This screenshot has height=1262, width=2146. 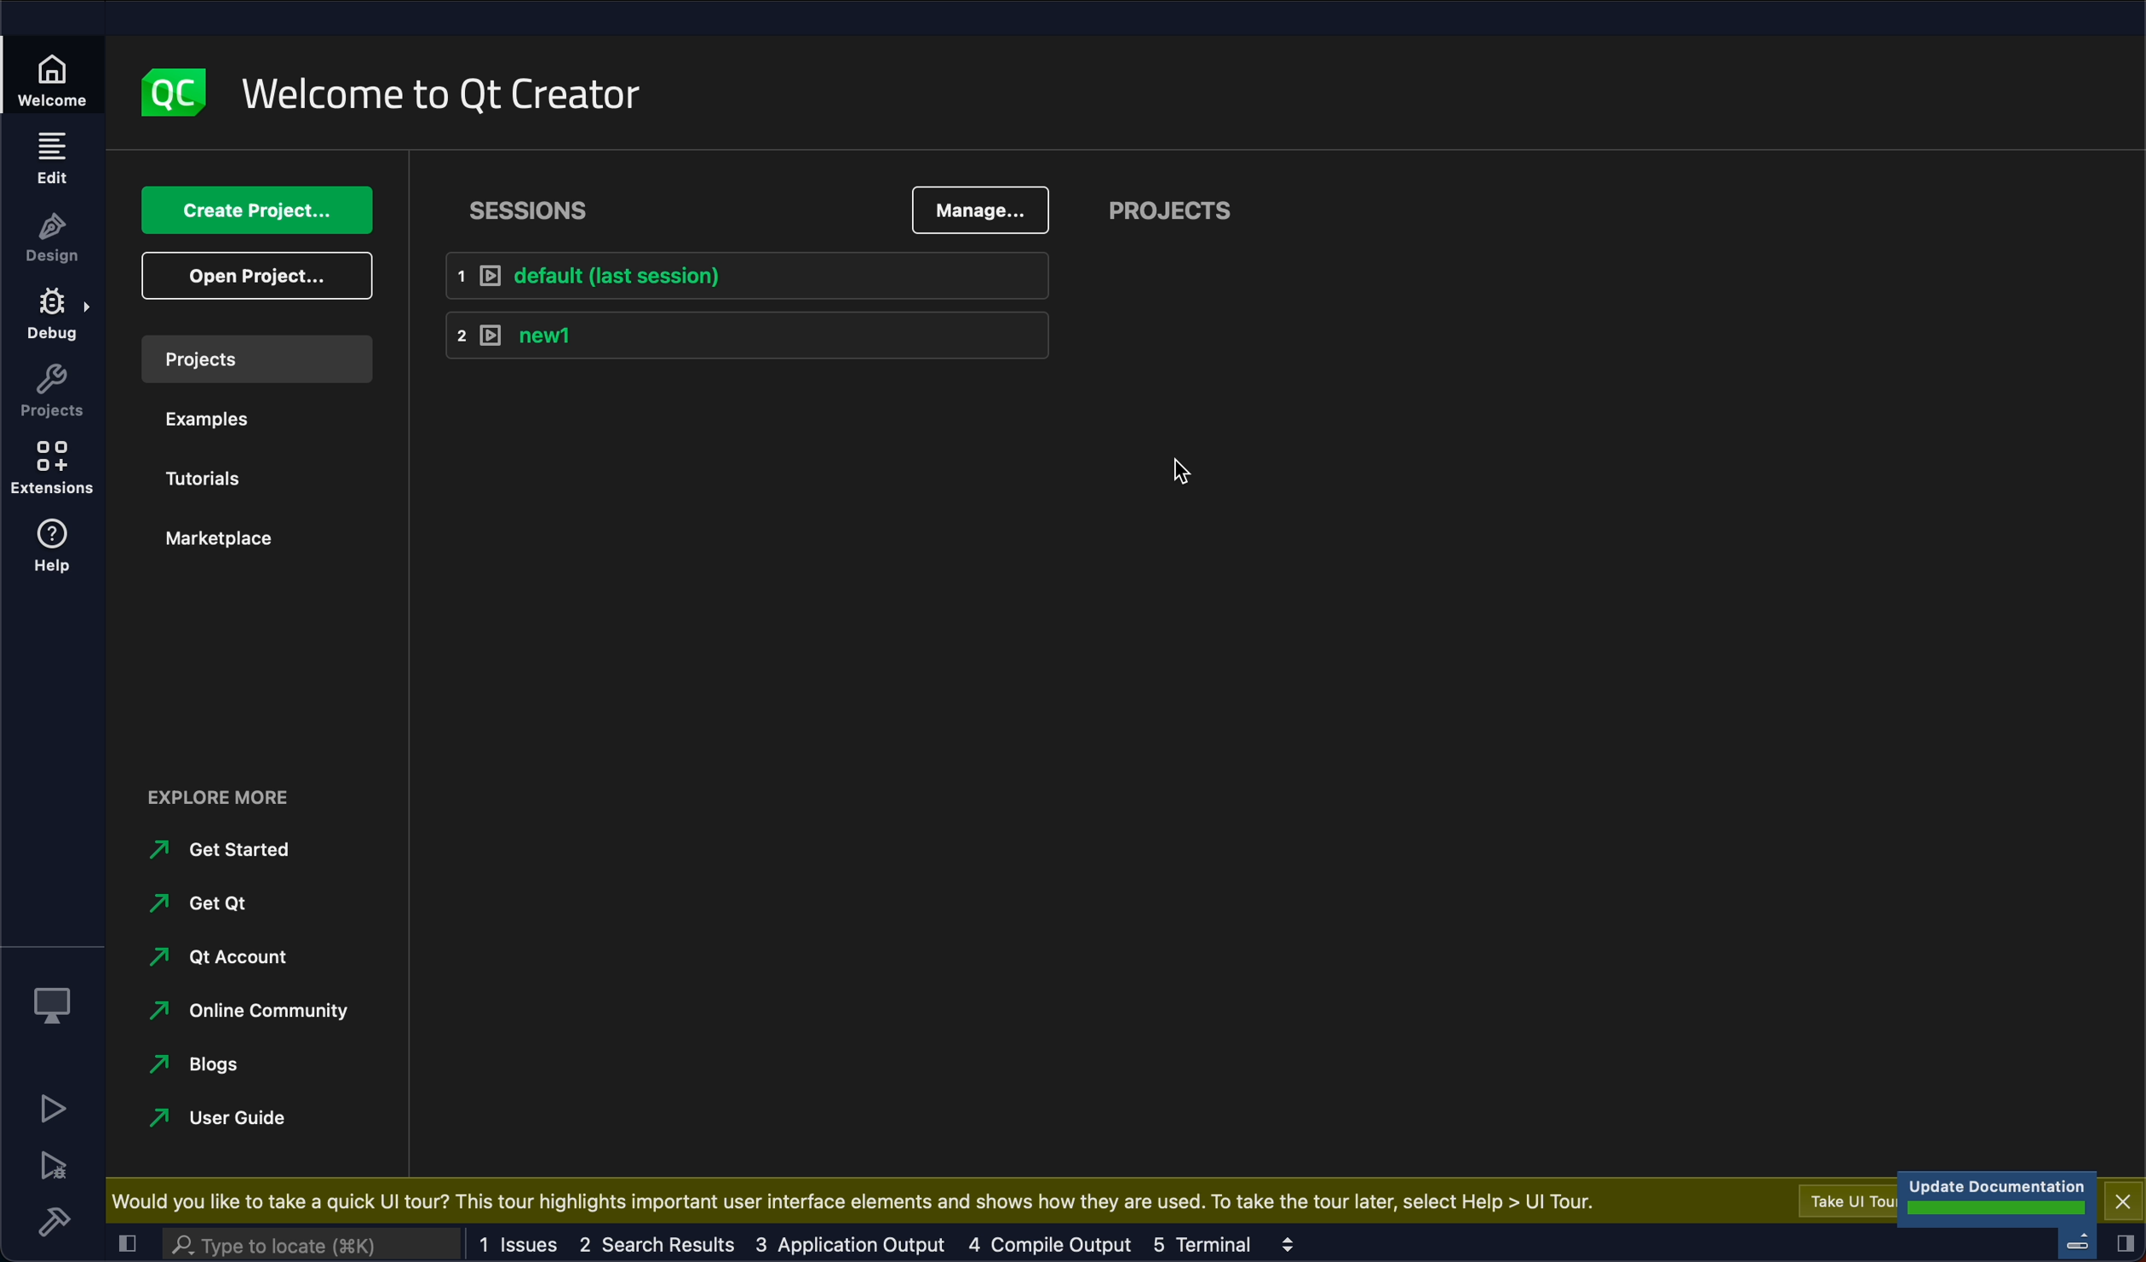 What do you see at coordinates (316, 1246) in the screenshot?
I see `search` at bounding box center [316, 1246].